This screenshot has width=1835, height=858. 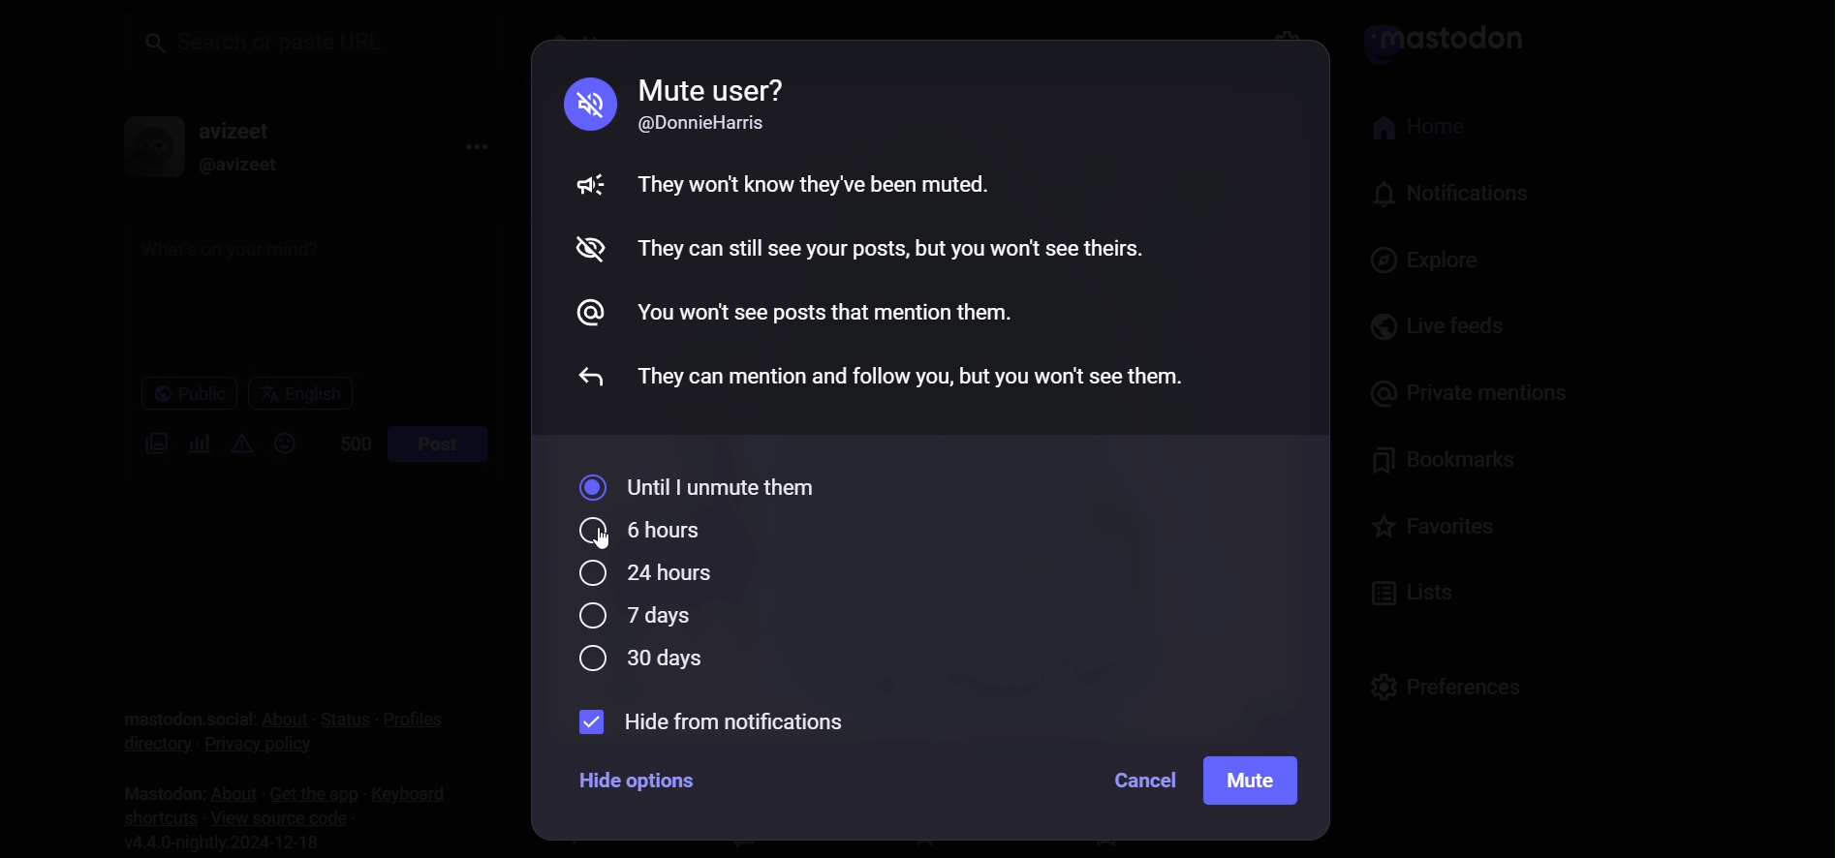 What do you see at coordinates (639, 780) in the screenshot?
I see `hide option` at bounding box center [639, 780].